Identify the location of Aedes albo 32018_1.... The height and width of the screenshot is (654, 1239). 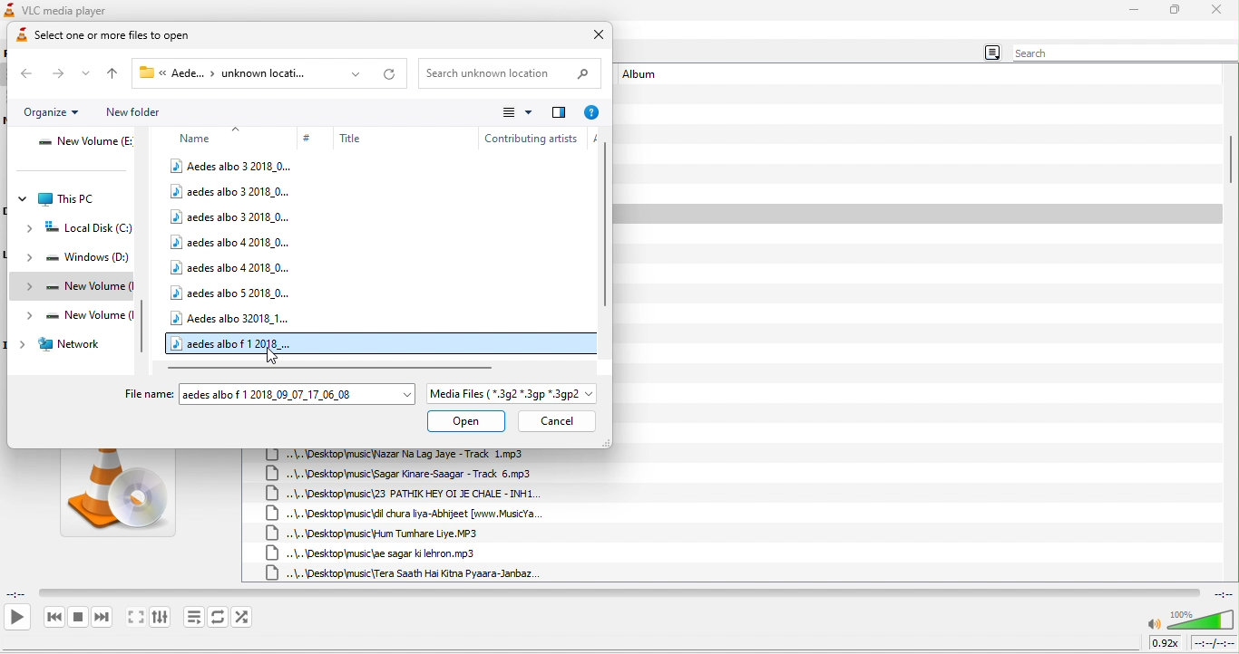
(232, 316).